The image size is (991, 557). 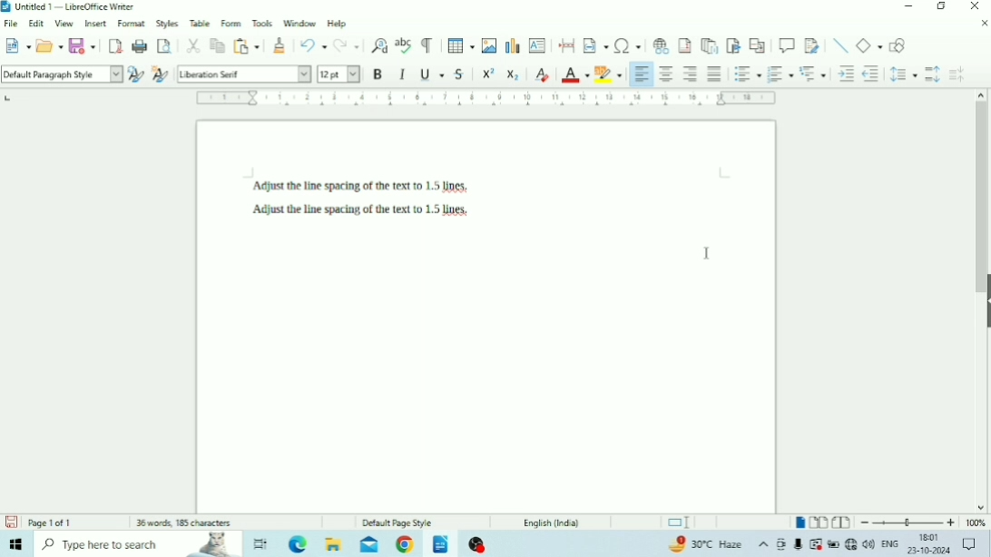 What do you see at coordinates (985, 298) in the screenshot?
I see `Show` at bounding box center [985, 298].